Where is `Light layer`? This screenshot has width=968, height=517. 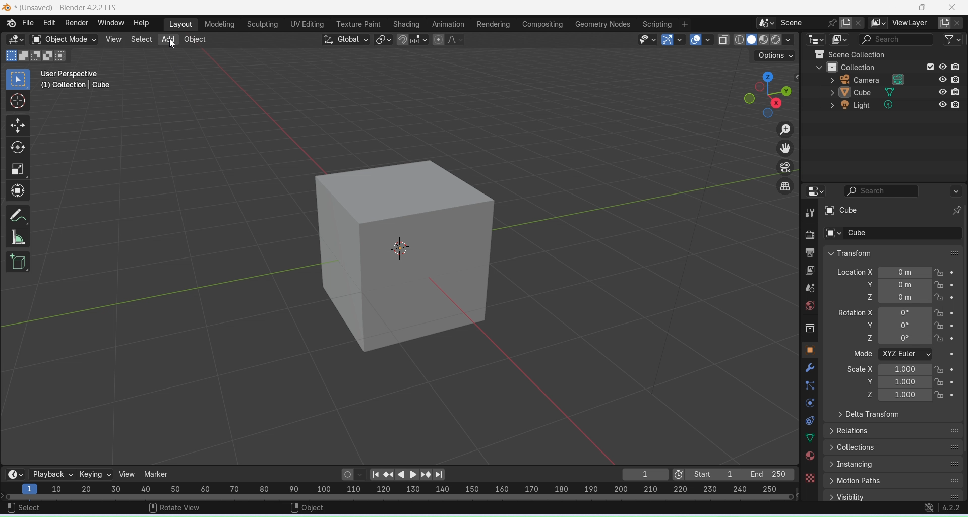
Light layer is located at coordinates (893, 105).